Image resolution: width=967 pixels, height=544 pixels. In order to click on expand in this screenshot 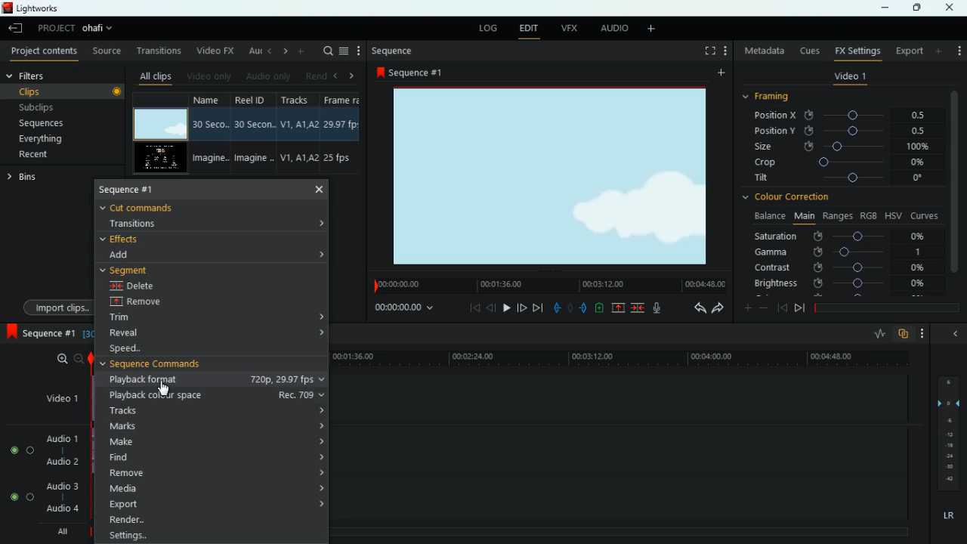, I will do `click(319, 317)`.